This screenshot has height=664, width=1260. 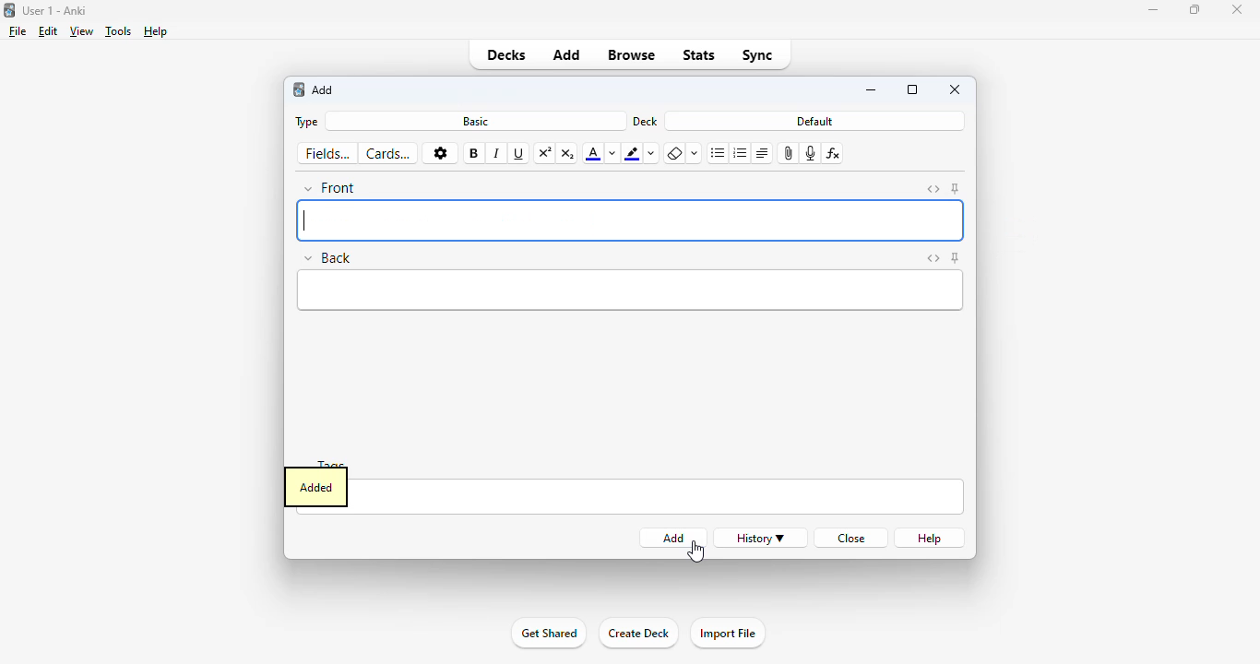 I want to click on add, so click(x=299, y=90).